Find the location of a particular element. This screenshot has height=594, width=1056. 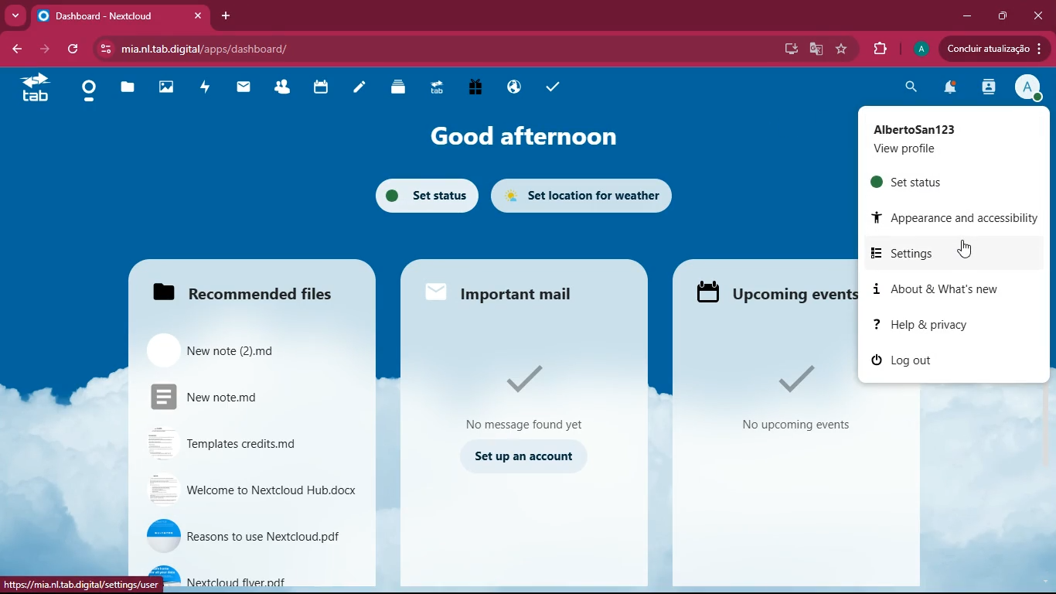

appearance is located at coordinates (956, 217).